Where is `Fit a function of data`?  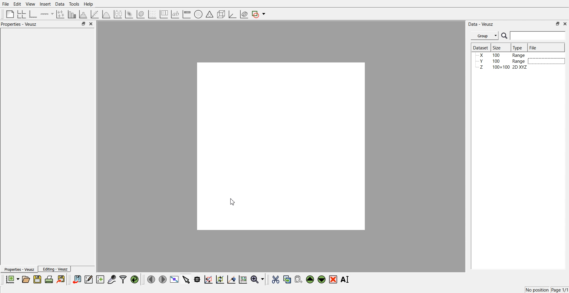 Fit a function of data is located at coordinates (94, 14).